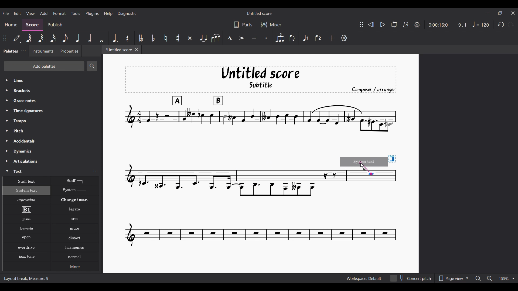 Image resolution: width=518 pixels, height=291 pixels. What do you see at coordinates (362, 165) in the screenshot?
I see `Cursor` at bounding box center [362, 165].